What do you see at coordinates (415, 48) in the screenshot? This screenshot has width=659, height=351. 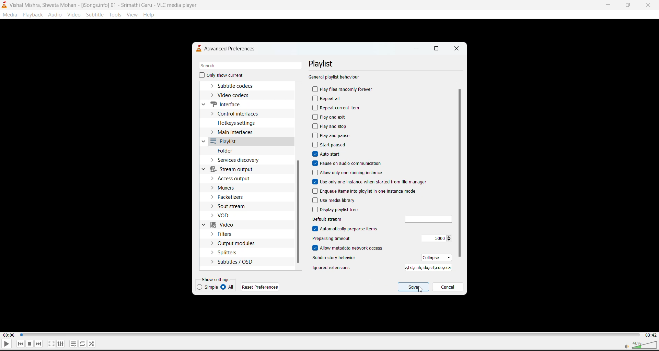 I see `minimize` at bounding box center [415, 48].